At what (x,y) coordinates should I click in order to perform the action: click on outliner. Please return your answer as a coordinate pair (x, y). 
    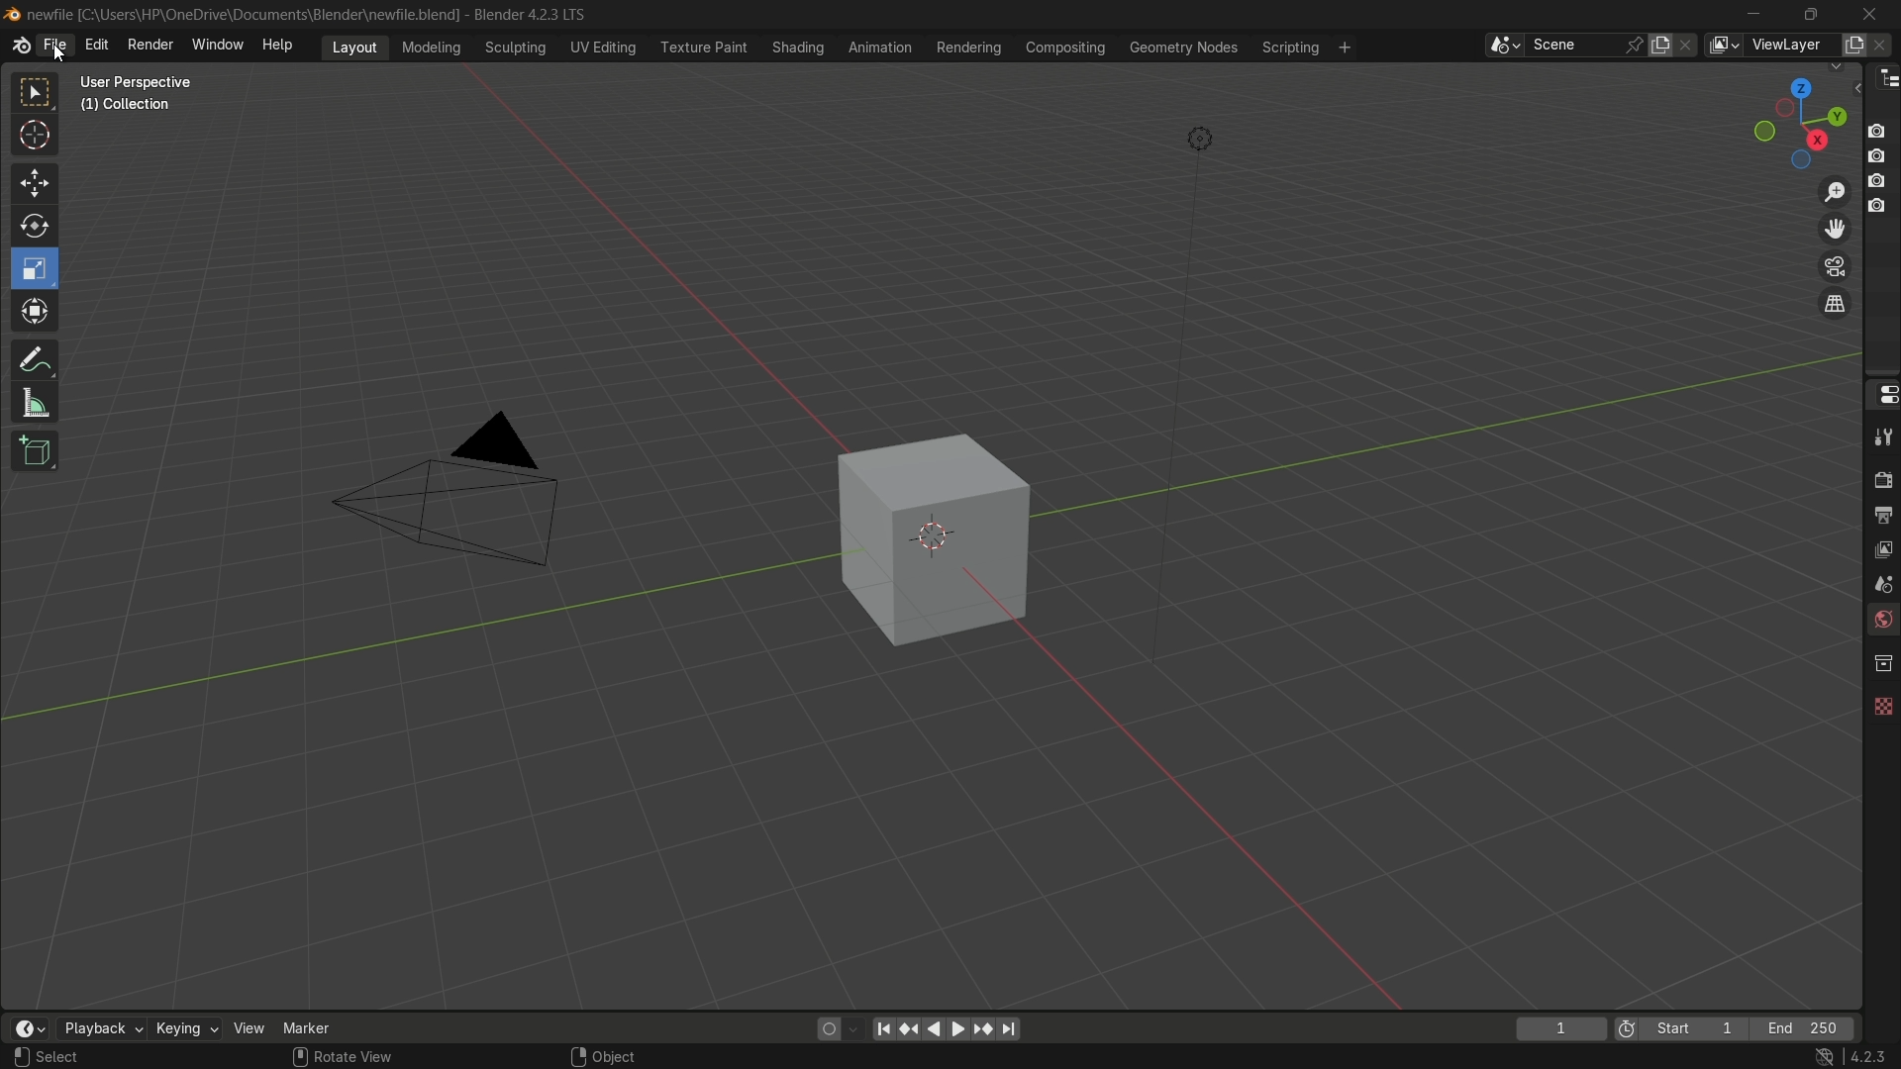
    Looking at the image, I should click on (1883, 77).